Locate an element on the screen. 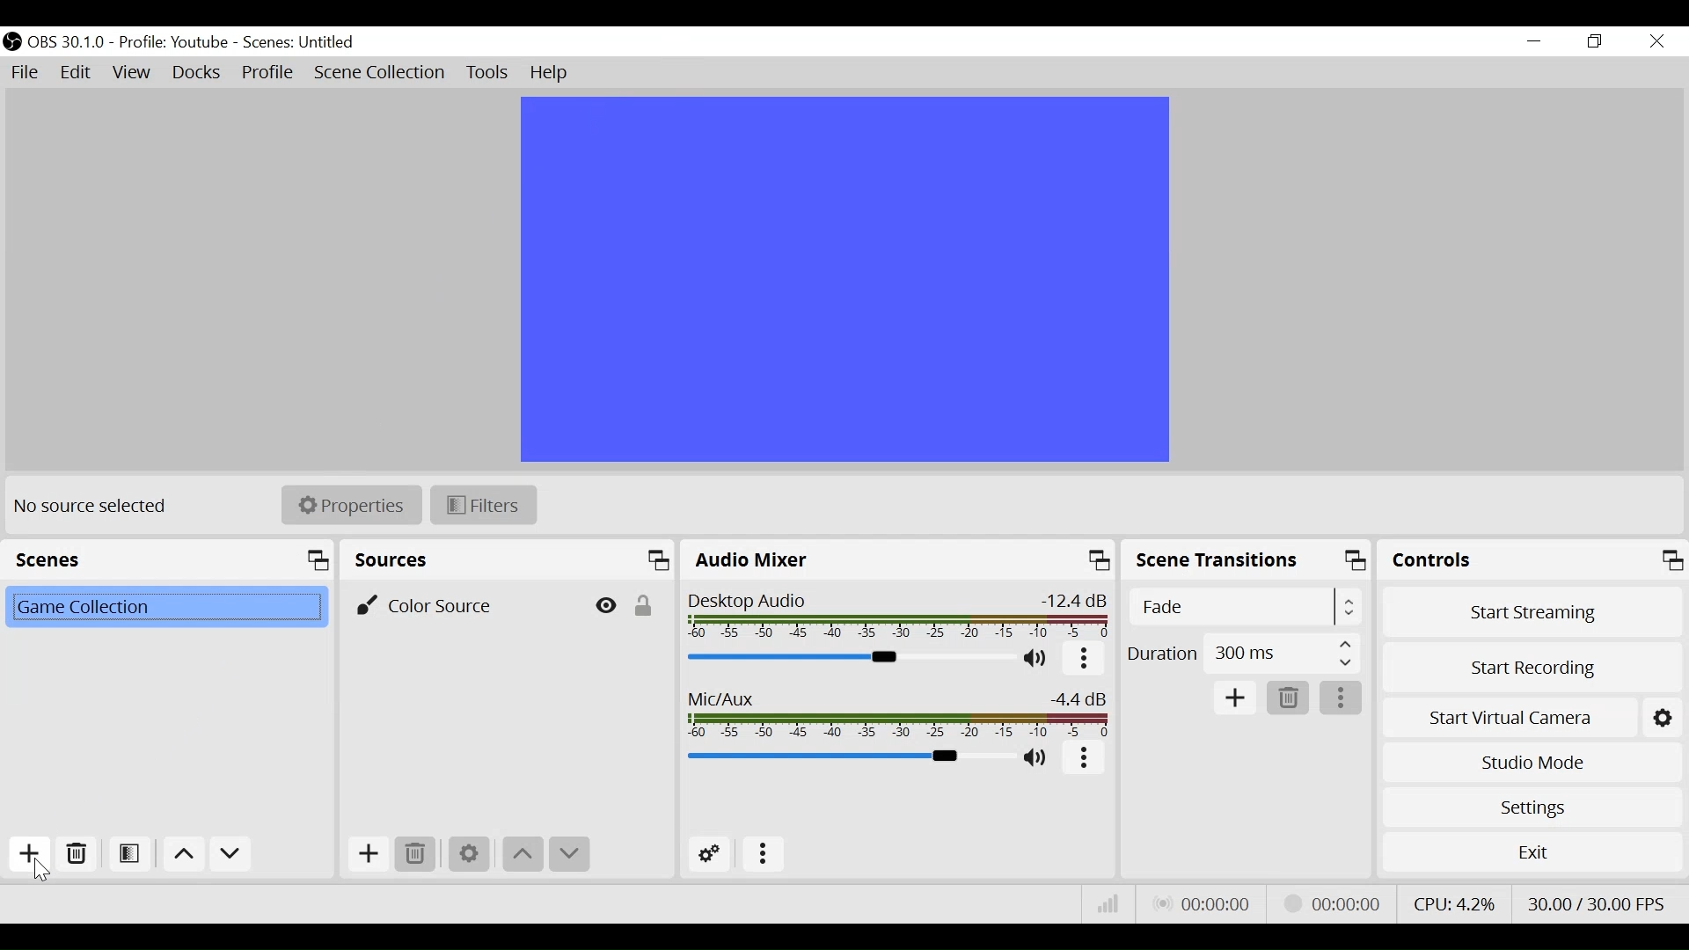 The width and height of the screenshot is (1689, 950). Color Source is located at coordinates (466, 604).